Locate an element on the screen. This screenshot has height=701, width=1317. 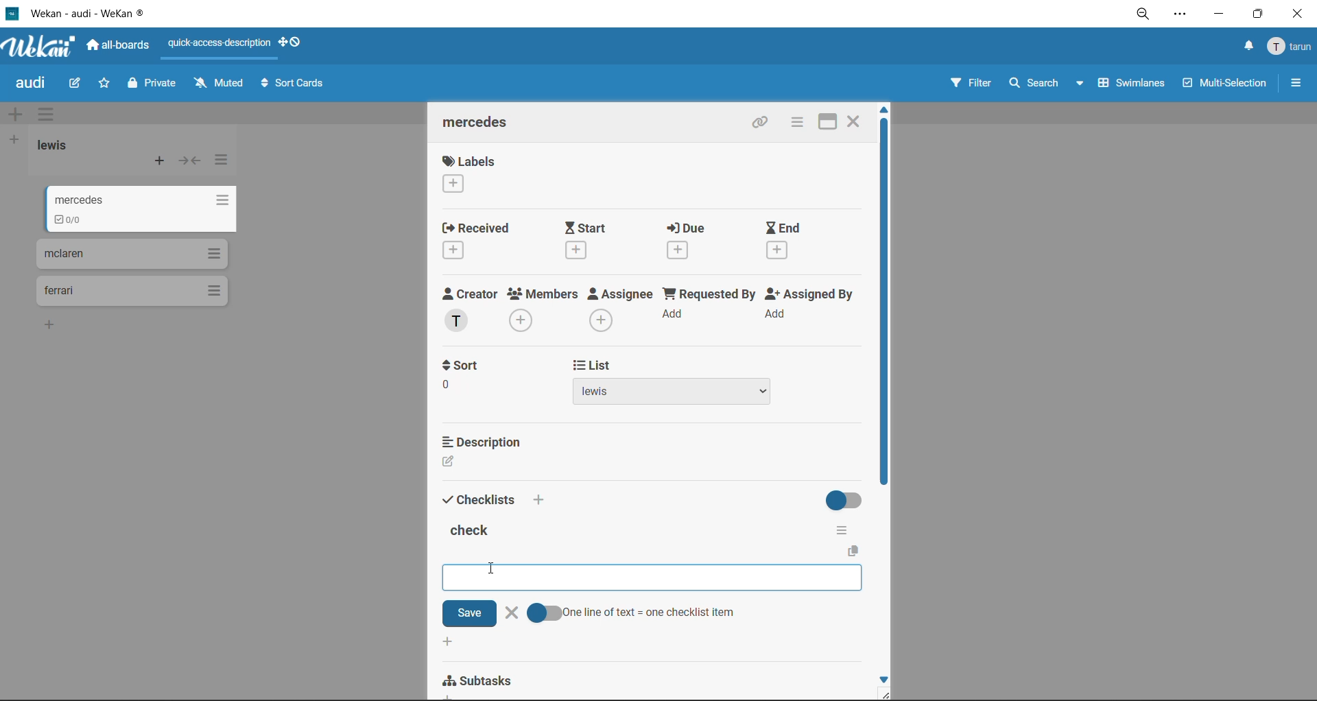
app titlew is located at coordinates (108, 16).